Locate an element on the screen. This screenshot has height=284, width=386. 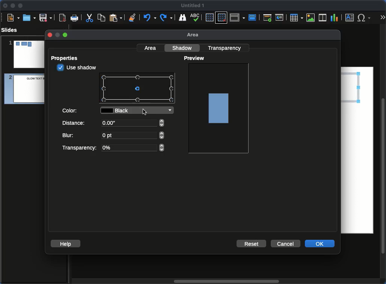
Audio or video is located at coordinates (323, 18).